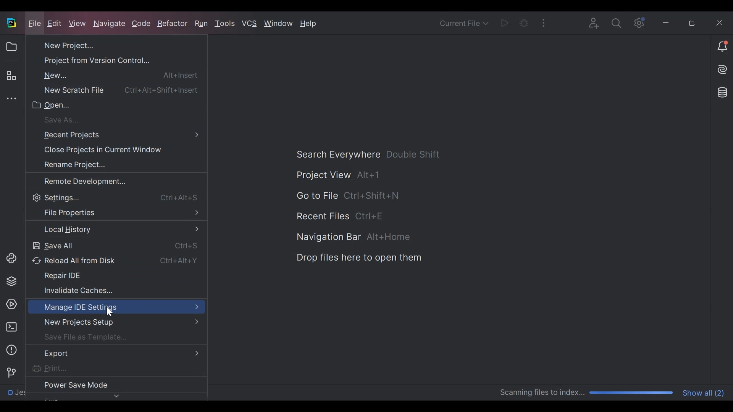  I want to click on Manage IDE Settings, so click(116, 307).